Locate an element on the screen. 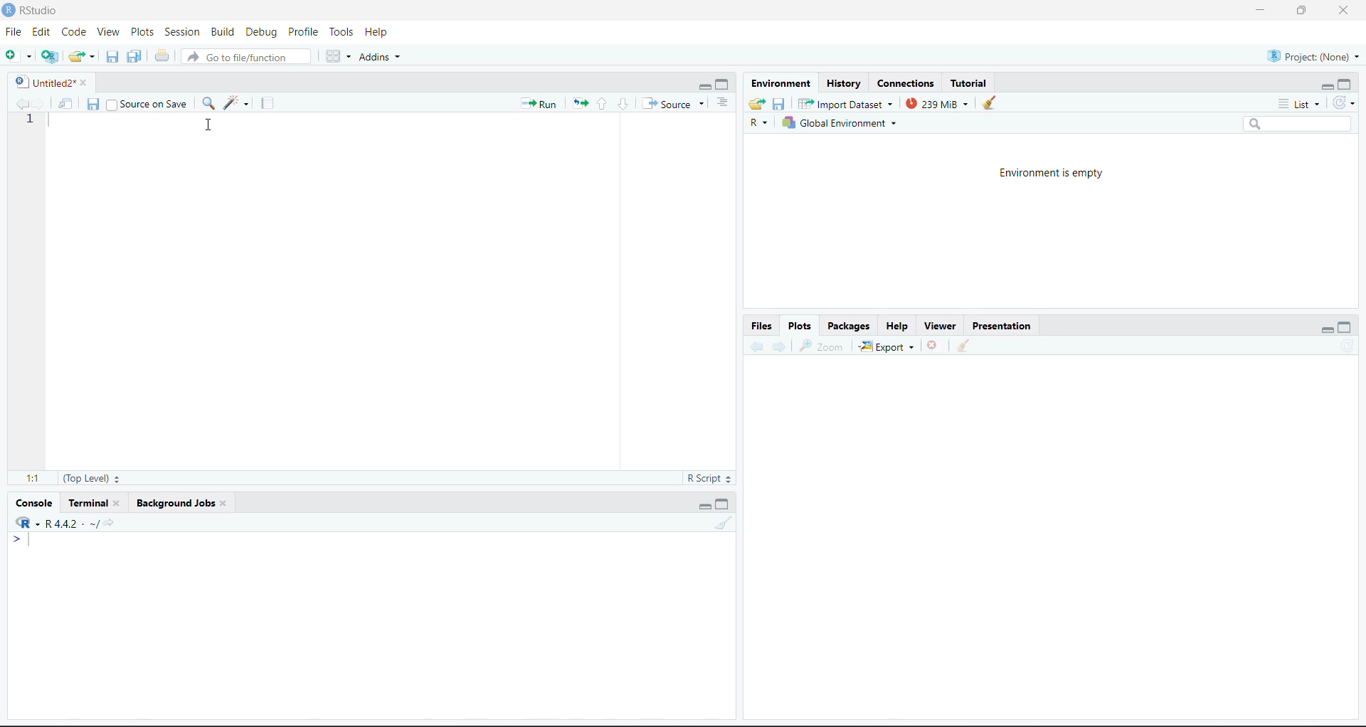 The height and width of the screenshot is (727, 1366). R is located at coordinates (758, 125).